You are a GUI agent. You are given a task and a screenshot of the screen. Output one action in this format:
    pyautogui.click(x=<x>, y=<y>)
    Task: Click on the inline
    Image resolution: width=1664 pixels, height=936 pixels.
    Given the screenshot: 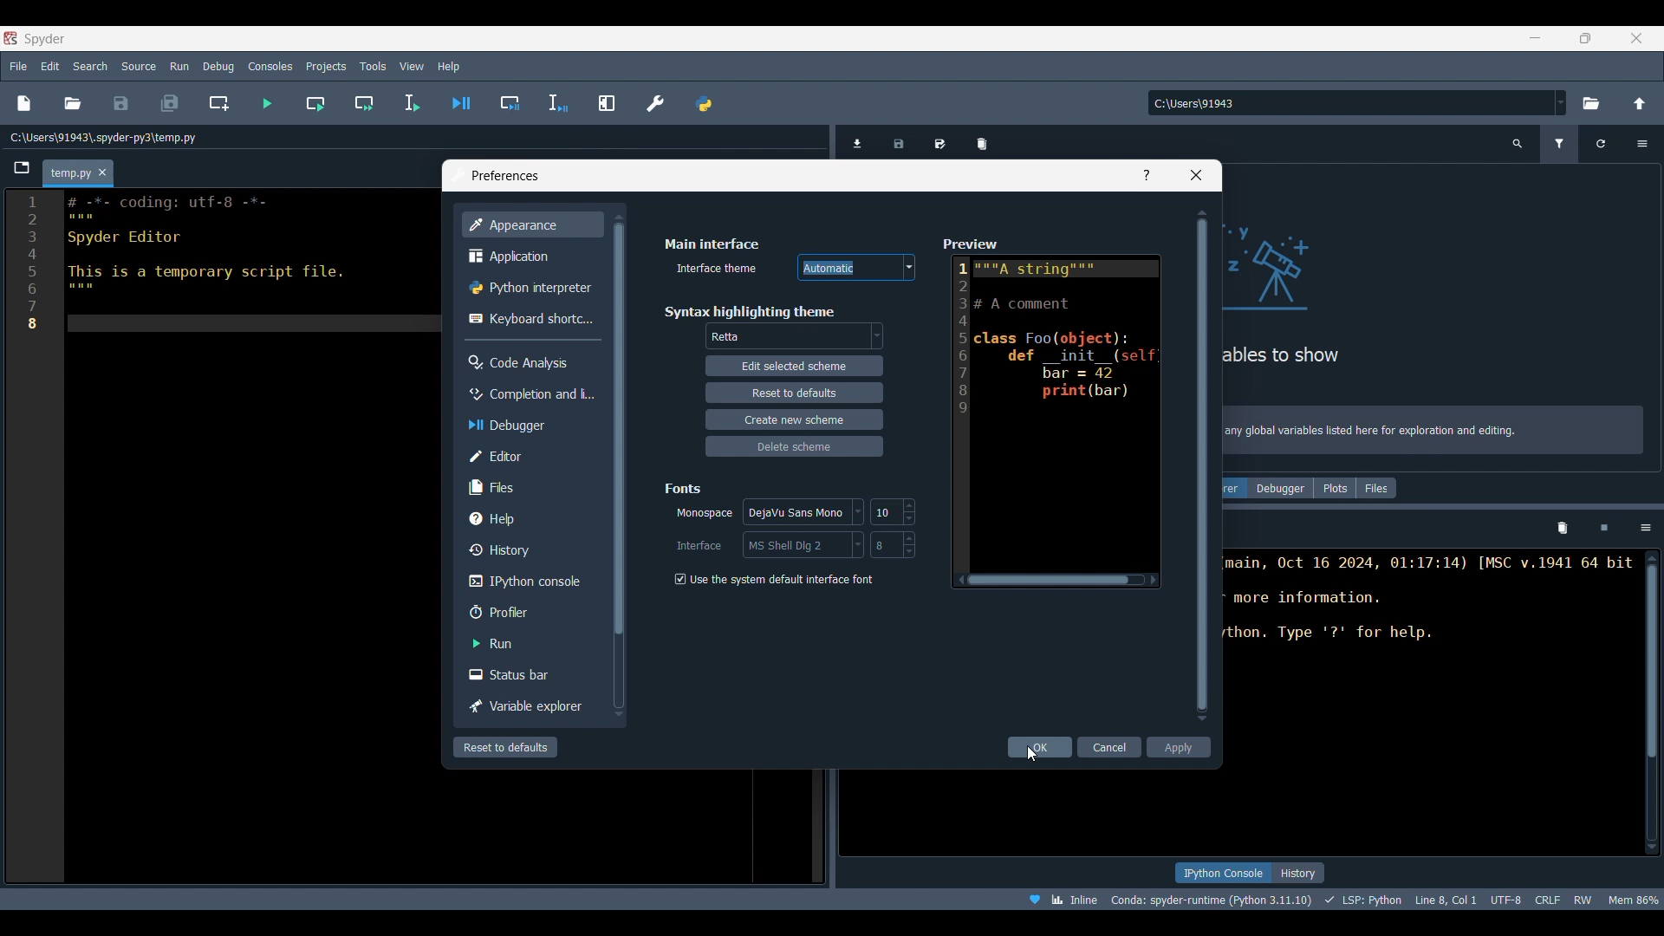 What is the action you would take?
    pyautogui.click(x=1057, y=898)
    